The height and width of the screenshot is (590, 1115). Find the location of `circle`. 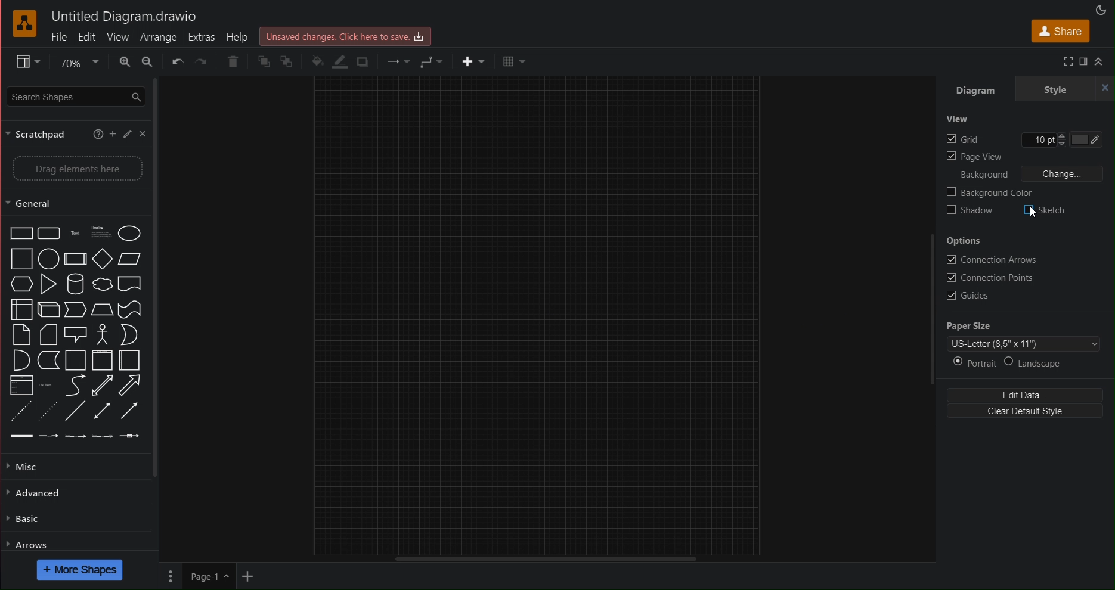

circle is located at coordinates (49, 259).